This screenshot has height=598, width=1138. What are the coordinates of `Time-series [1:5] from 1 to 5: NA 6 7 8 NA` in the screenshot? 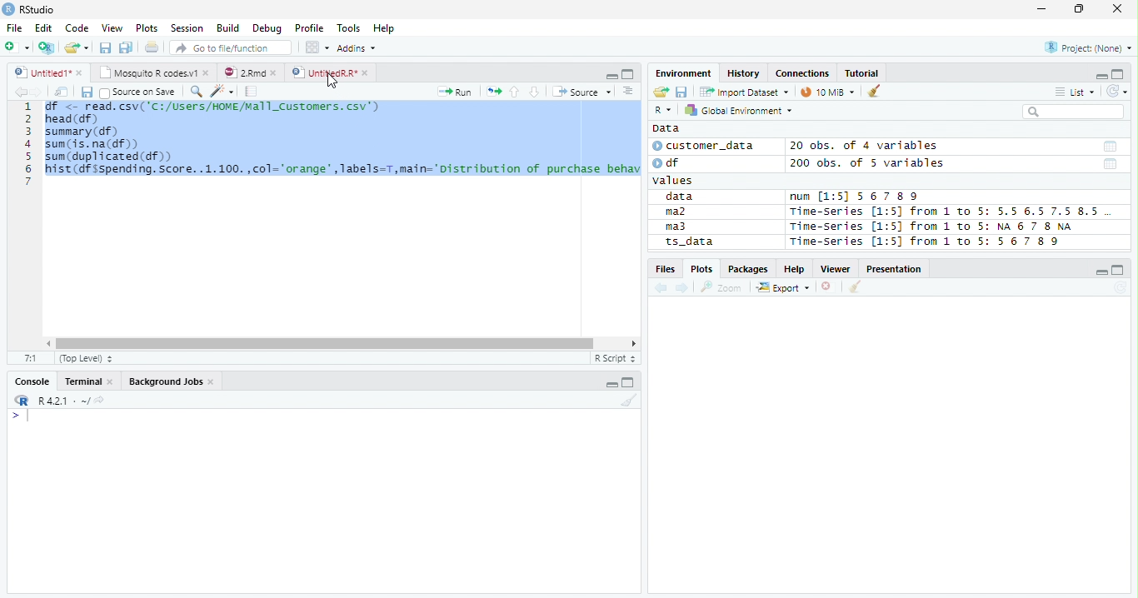 It's located at (938, 227).